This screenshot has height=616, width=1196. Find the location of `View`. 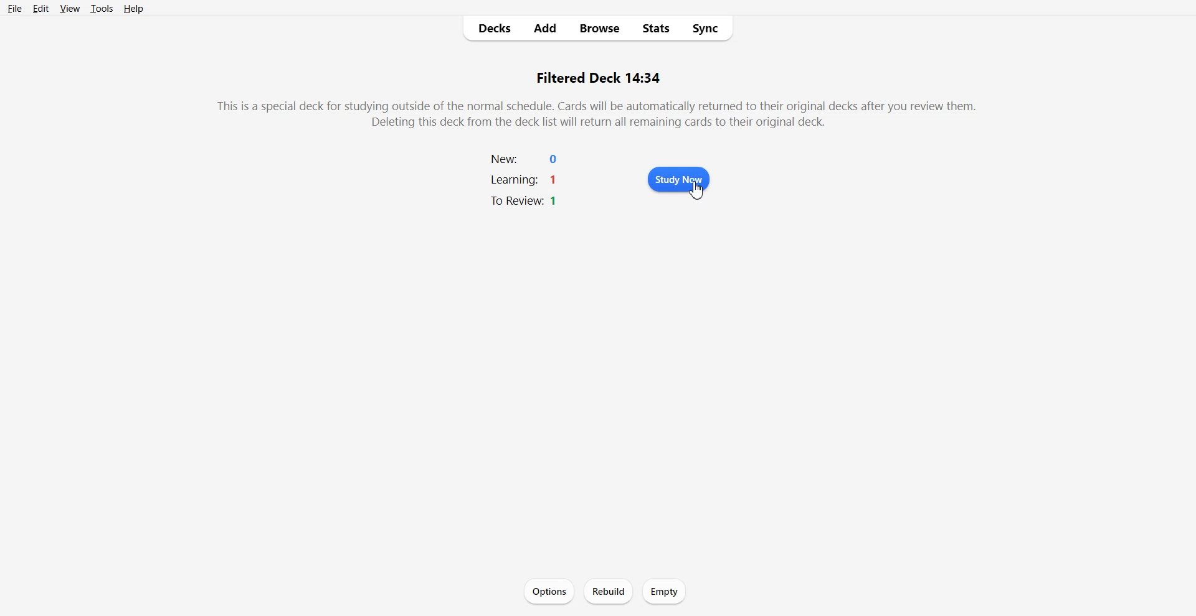

View is located at coordinates (70, 8).